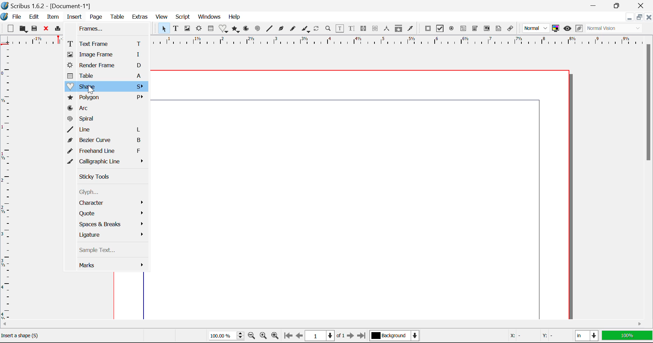 This screenshot has height=343, width=653. What do you see at coordinates (275, 336) in the screenshot?
I see `Zoom In` at bounding box center [275, 336].